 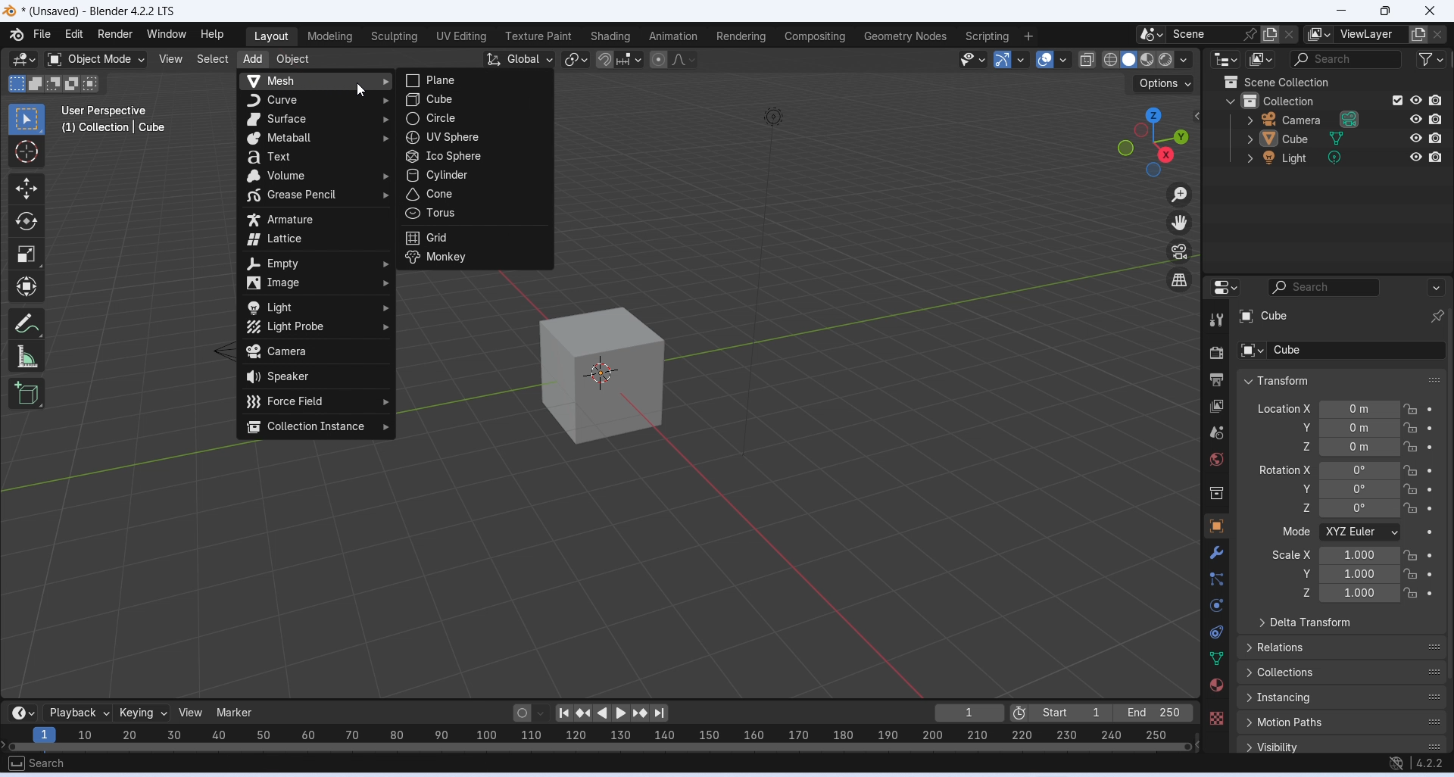 I want to click on y, so click(x=1298, y=573).